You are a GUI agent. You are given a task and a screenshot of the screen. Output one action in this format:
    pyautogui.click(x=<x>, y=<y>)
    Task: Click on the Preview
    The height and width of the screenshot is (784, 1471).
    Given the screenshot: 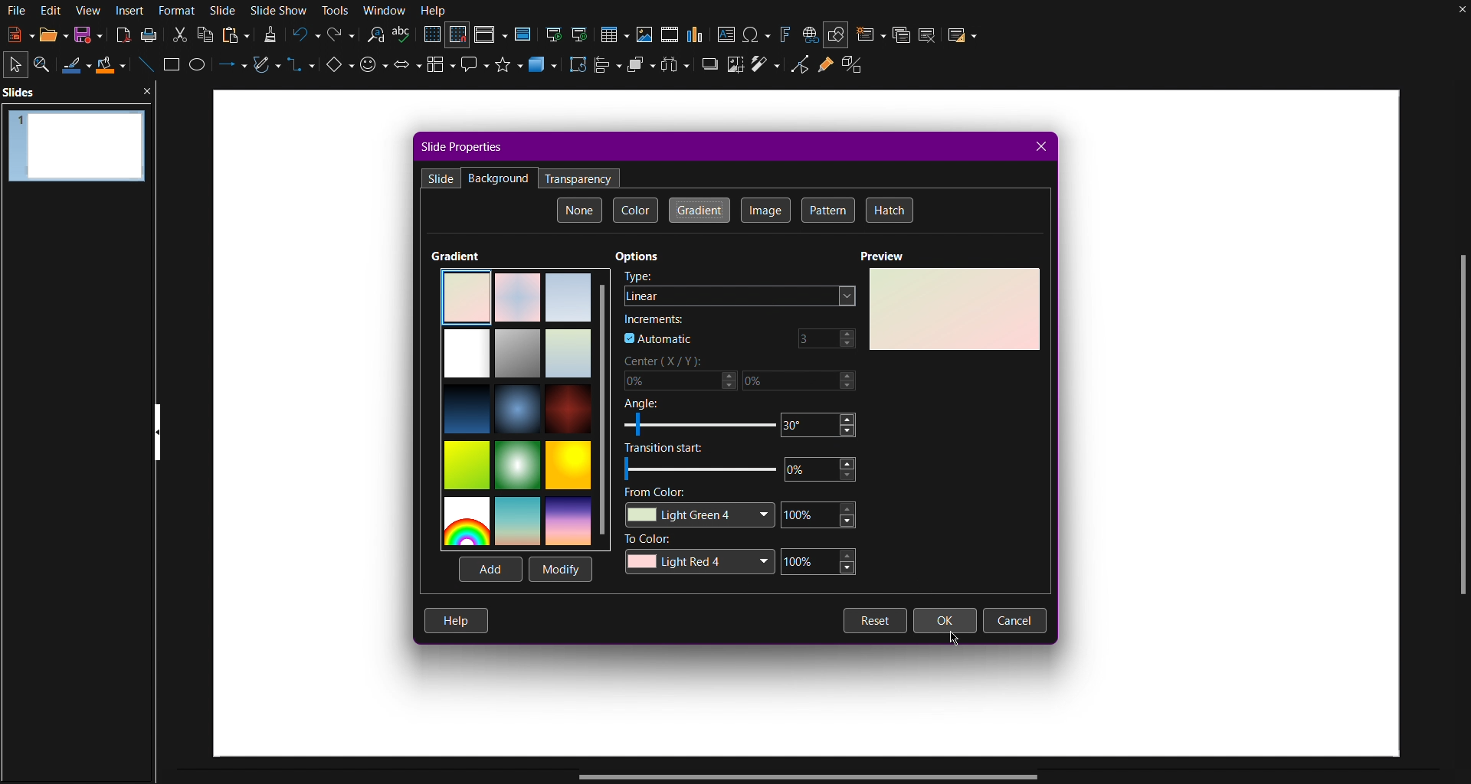 What is the action you would take?
    pyautogui.click(x=884, y=256)
    